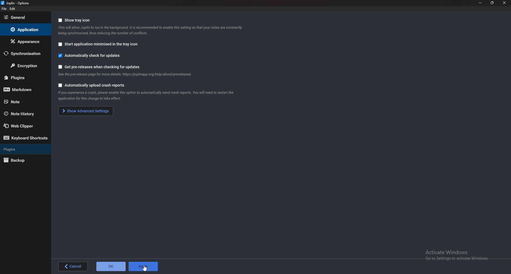 The image size is (511, 274). What do you see at coordinates (102, 44) in the screenshot?
I see `Start application minimized` at bounding box center [102, 44].